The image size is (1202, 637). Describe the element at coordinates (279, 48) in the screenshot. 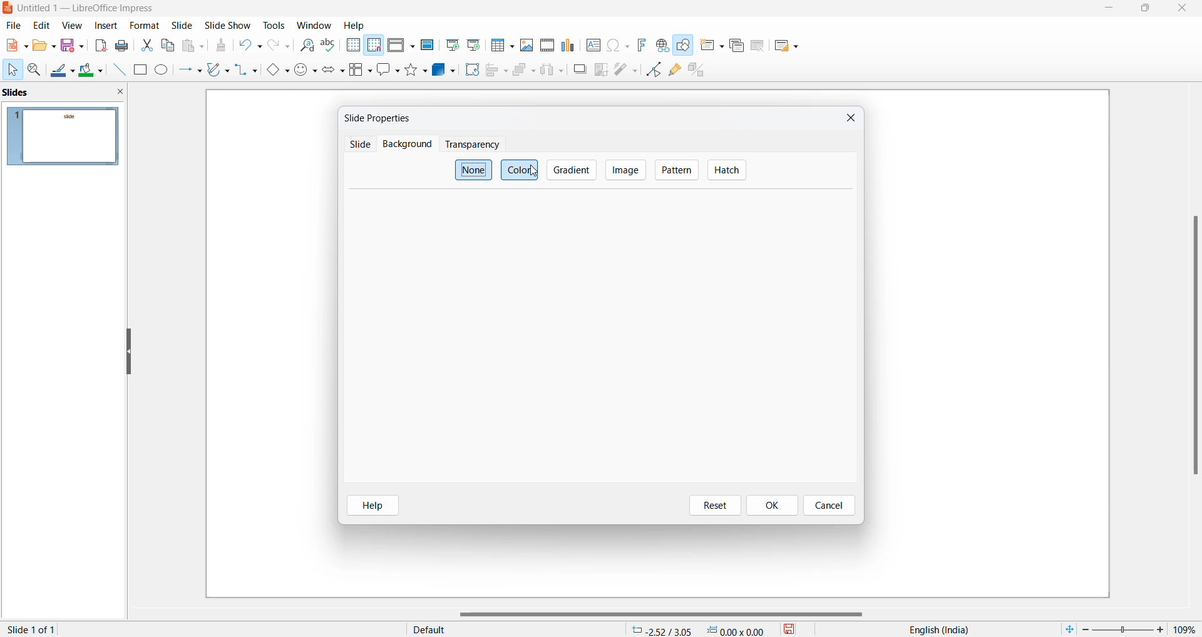

I see `redo ` at that location.